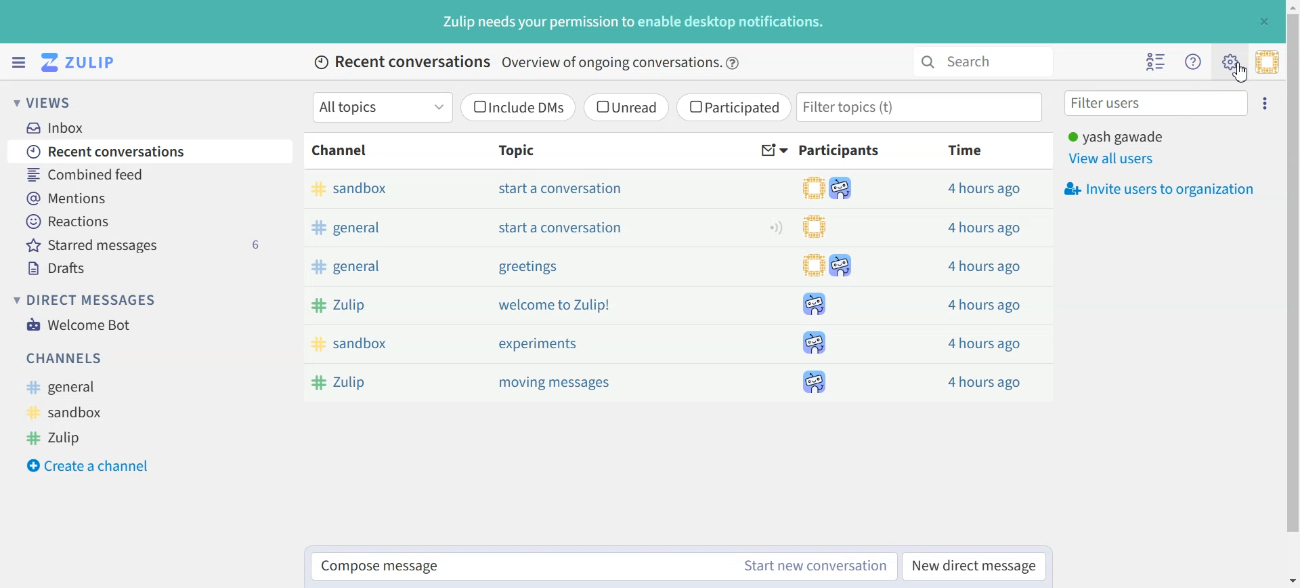 The image size is (1300, 588). I want to click on Hide left sidebar, so click(18, 62).